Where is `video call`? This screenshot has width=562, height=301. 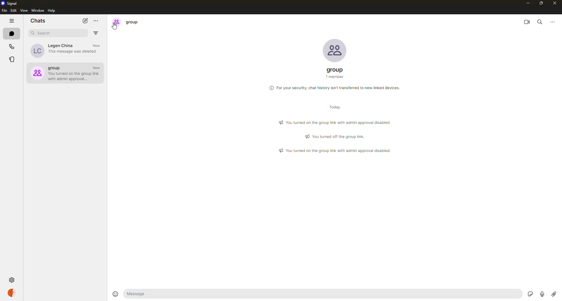
video call is located at coordinates (526, 22).